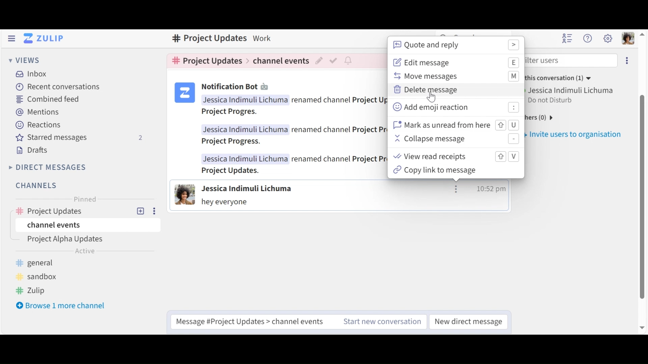  Describe the element at coordinates (47, 100) in the screenshot. I see `Combined feed` at that location.